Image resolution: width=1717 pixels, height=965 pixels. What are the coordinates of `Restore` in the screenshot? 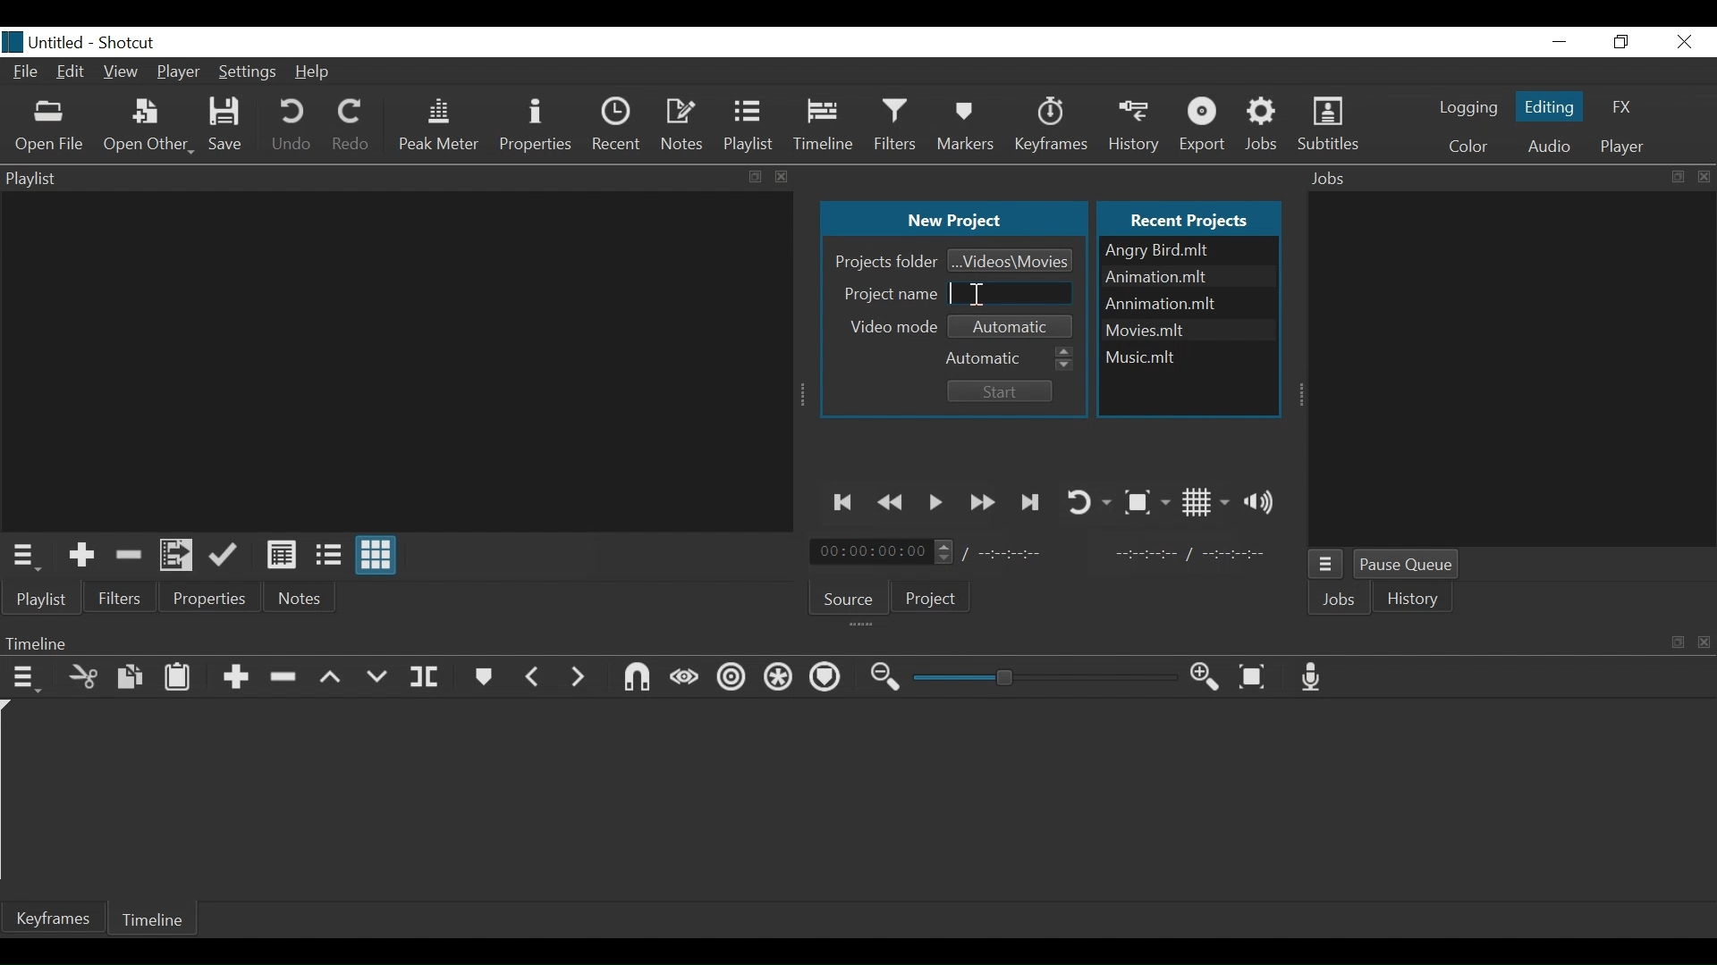 It's located at (1622, 41).